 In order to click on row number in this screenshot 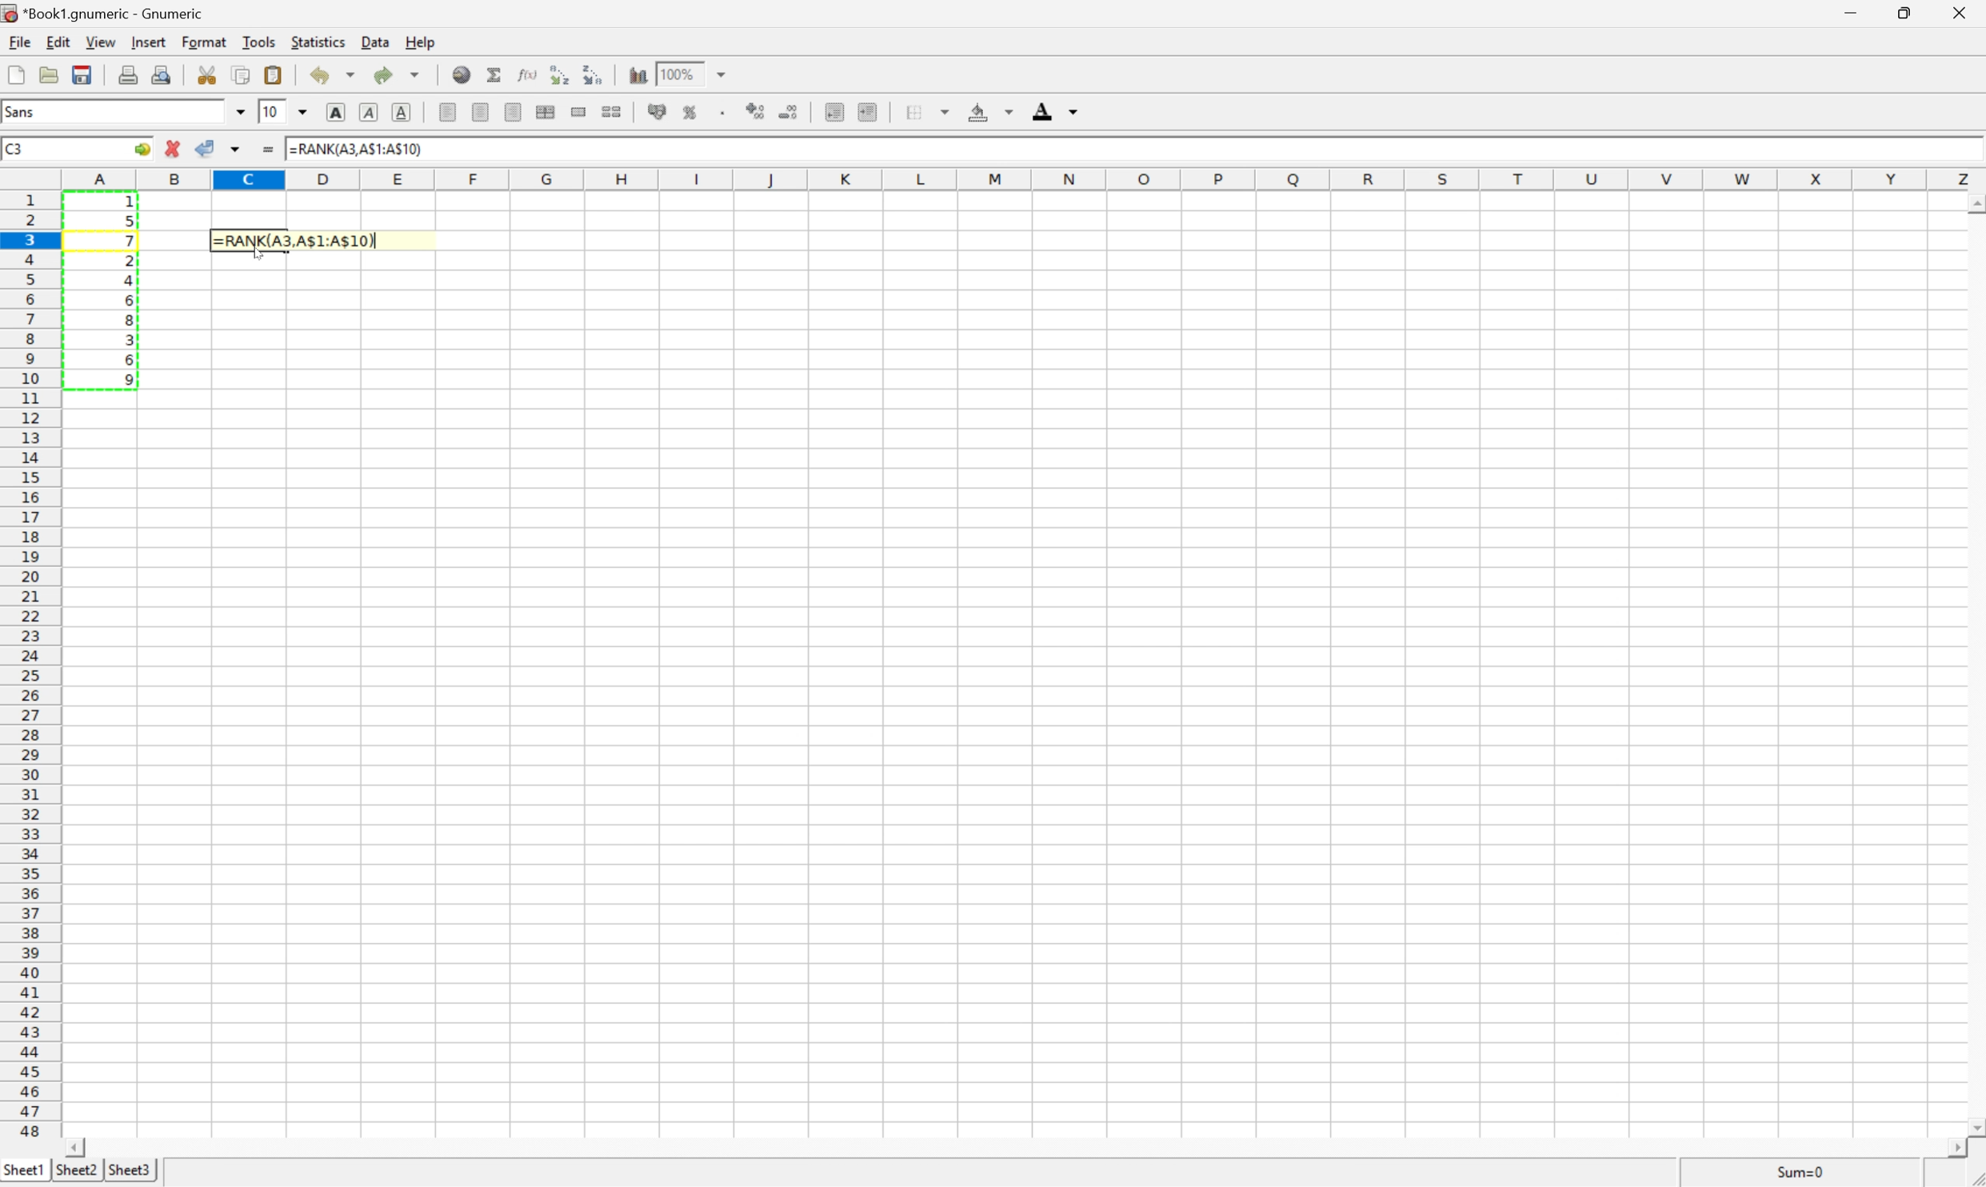, I will do `click(29, 665)`.